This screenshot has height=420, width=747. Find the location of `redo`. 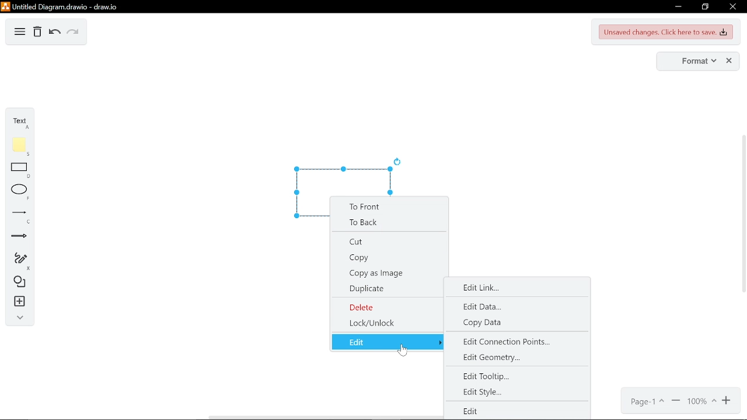

redo is located at coordinates (73, 33).